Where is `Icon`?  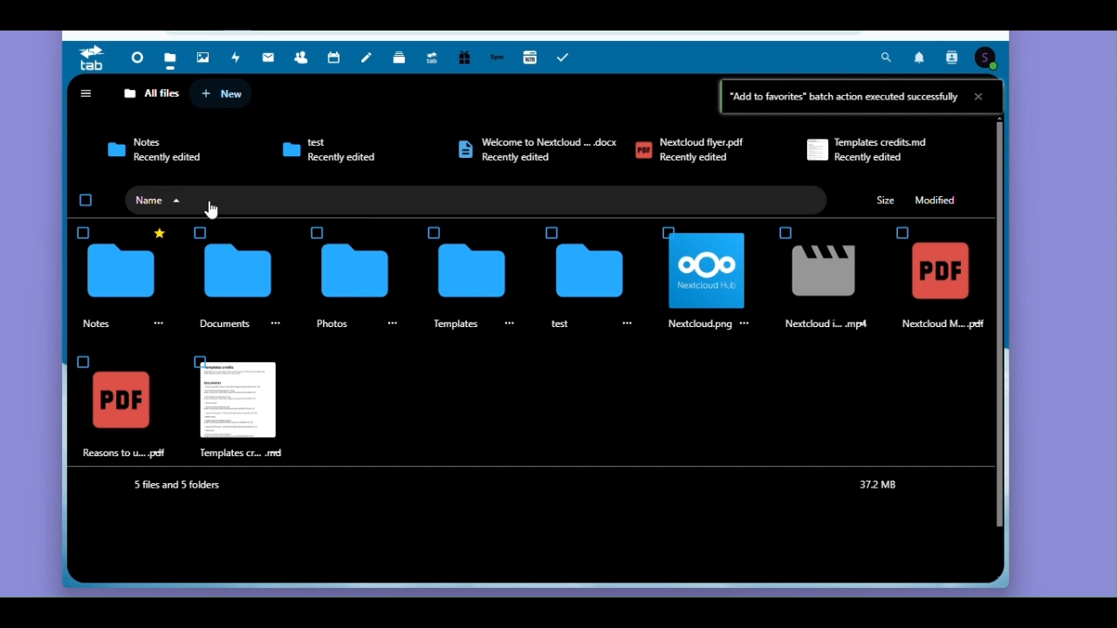 Icon is located at coordinates (237, 402).